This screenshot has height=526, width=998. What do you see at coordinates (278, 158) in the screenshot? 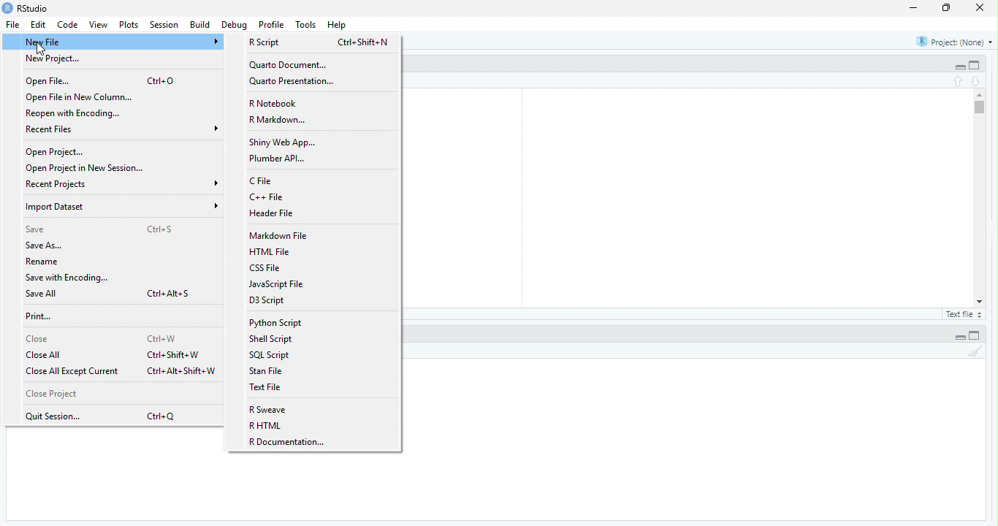
I see `Plumber API...` at bounding box center [278, 158].